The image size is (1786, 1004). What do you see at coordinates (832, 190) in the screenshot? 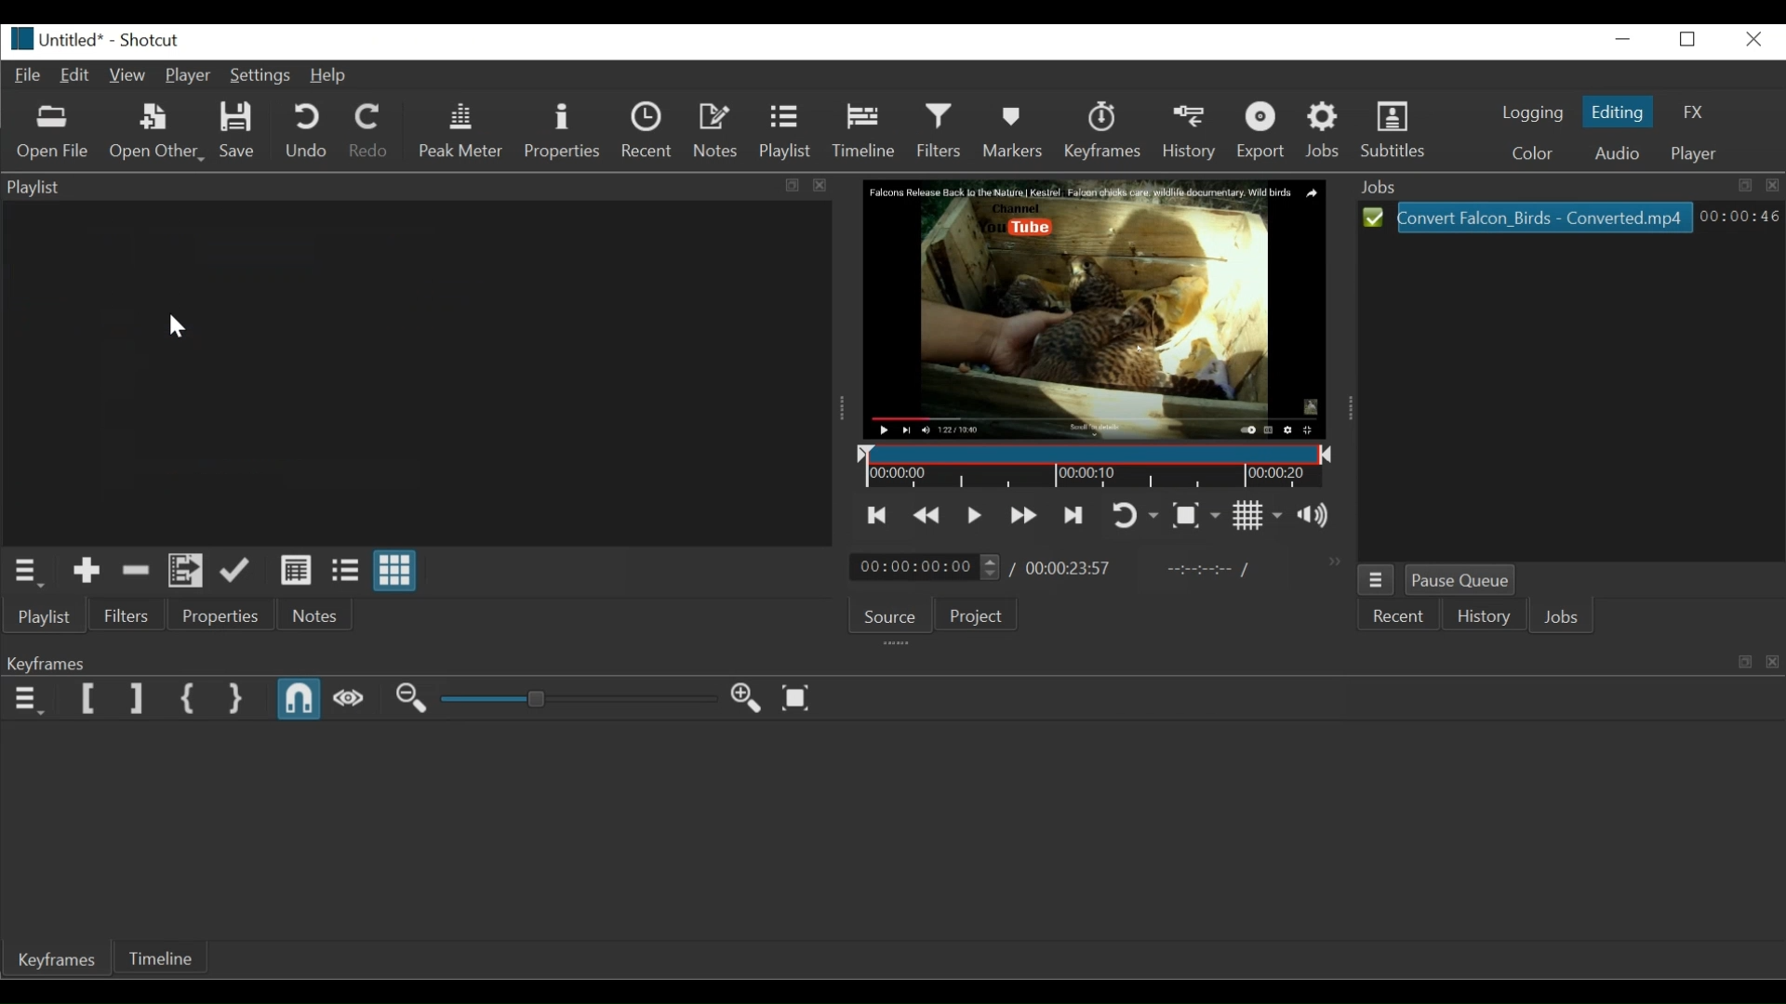
I see `close` at bounding box center [832, 190].